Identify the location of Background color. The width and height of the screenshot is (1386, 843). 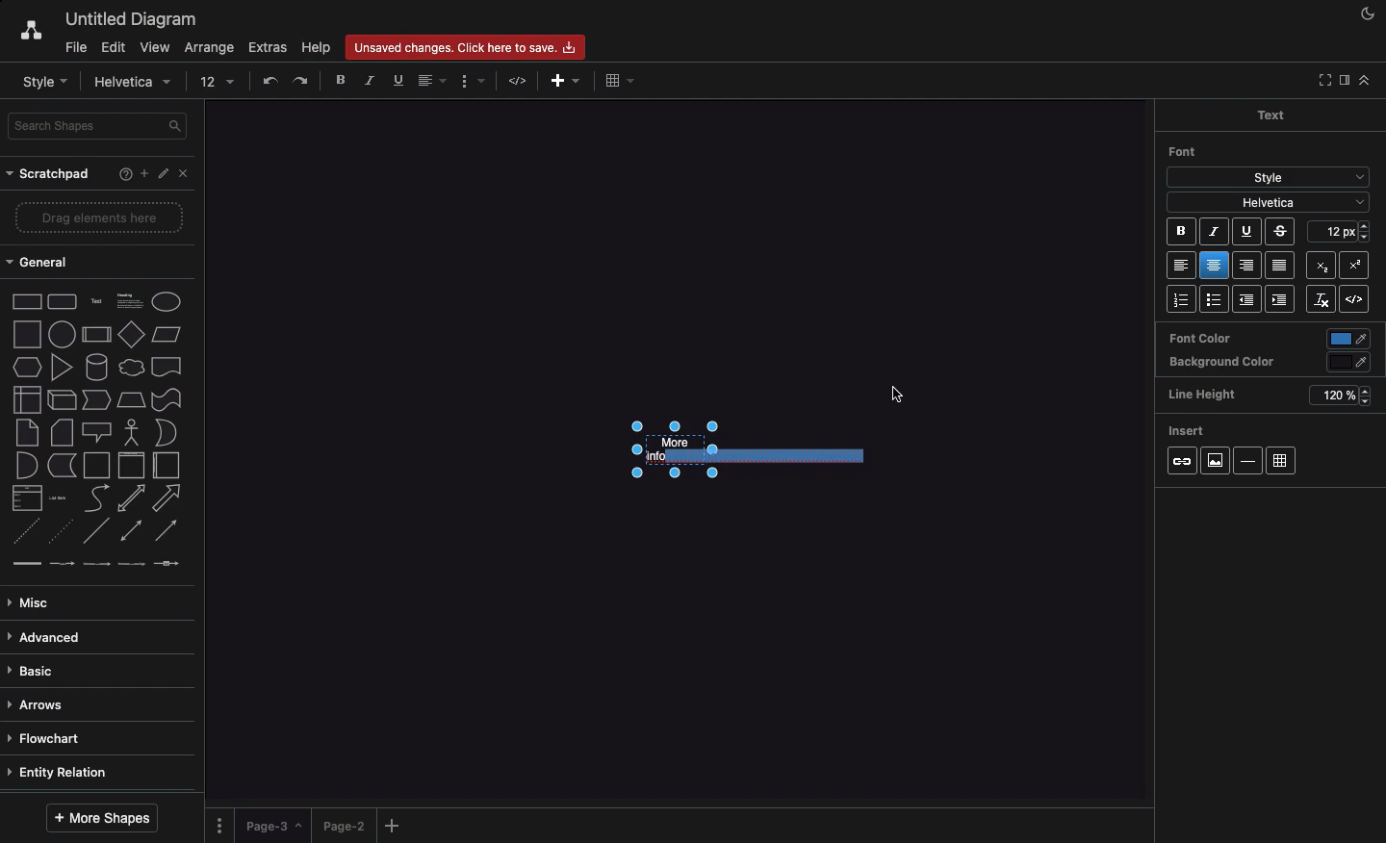
(1222, 363).